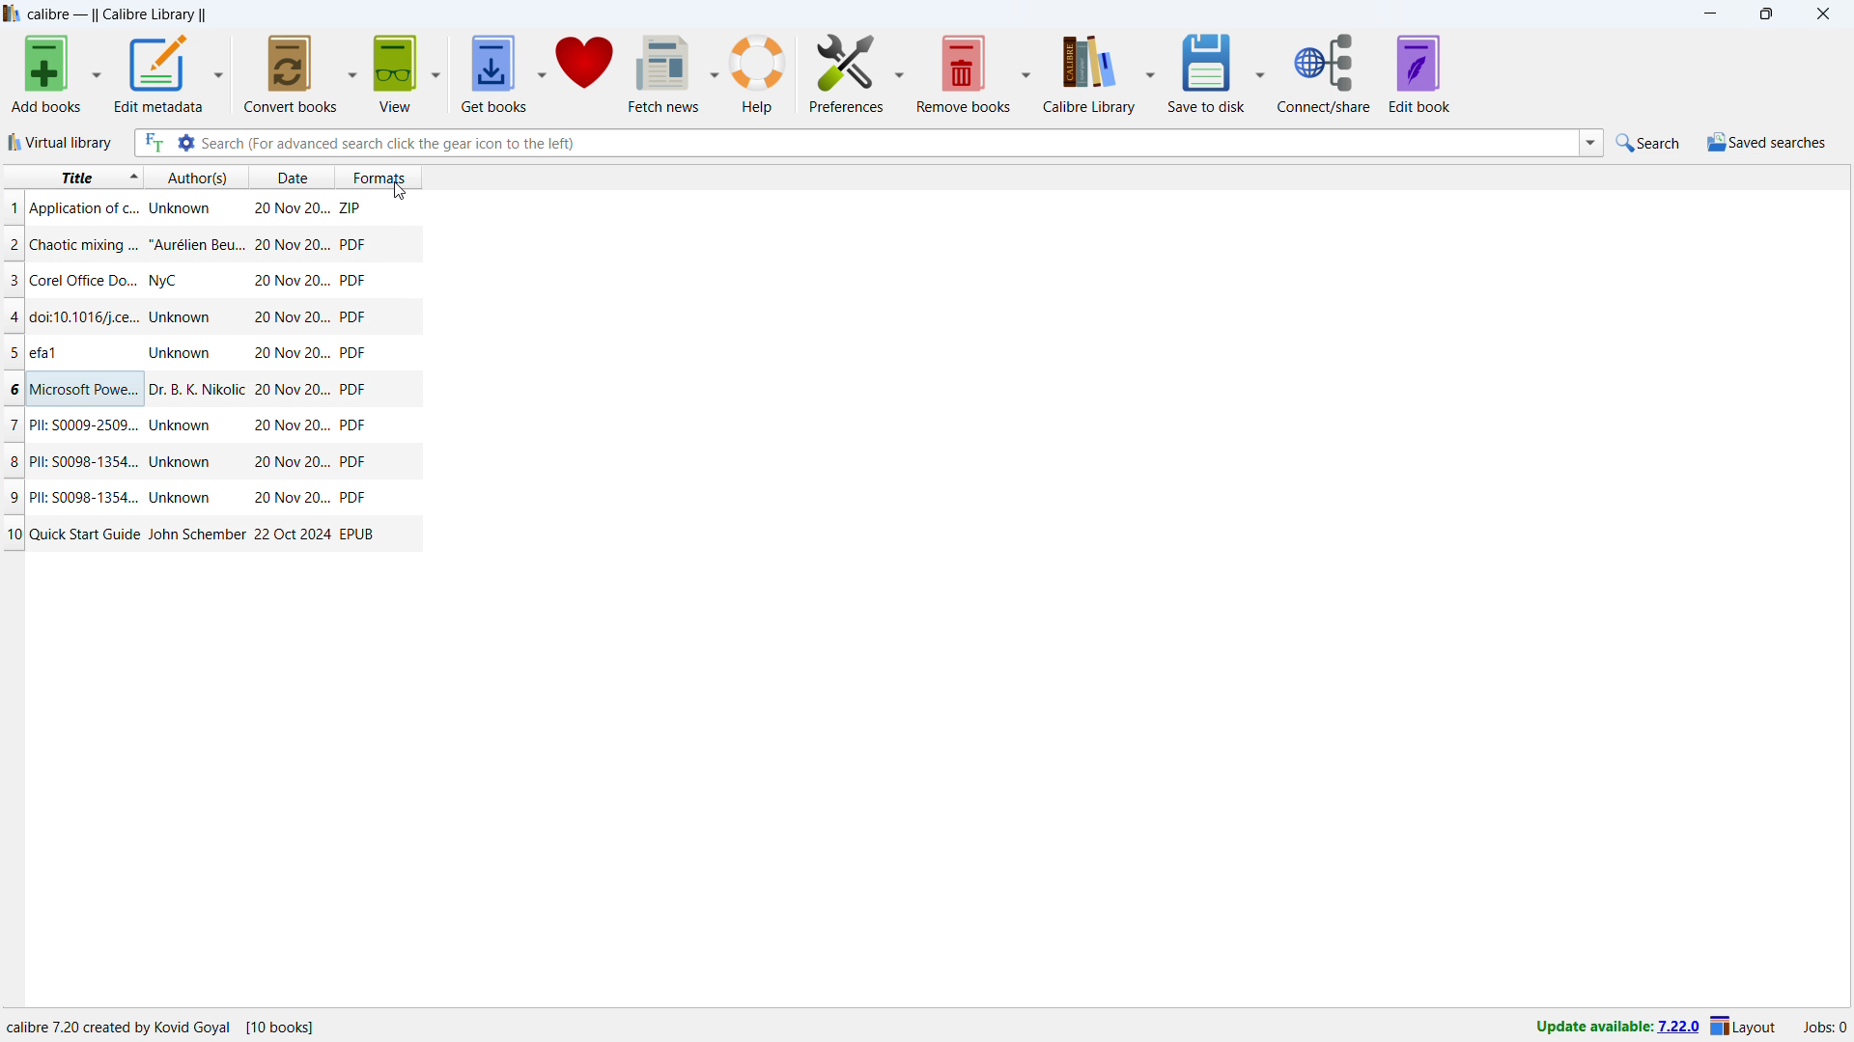 The height and width of the screenshot is (1042, 1854). What do you see at coordinates (293, 534) in the screenshot?
I see `date` at bounding box center [293, 534].